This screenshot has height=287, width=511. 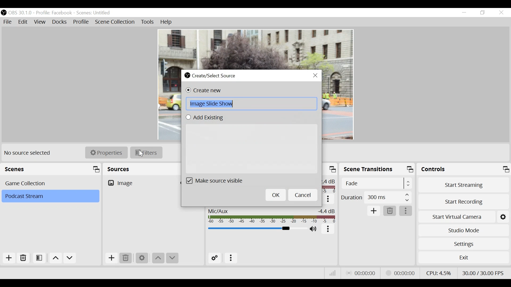 I want to click on CPU Usage, so click(x=438, y=272).